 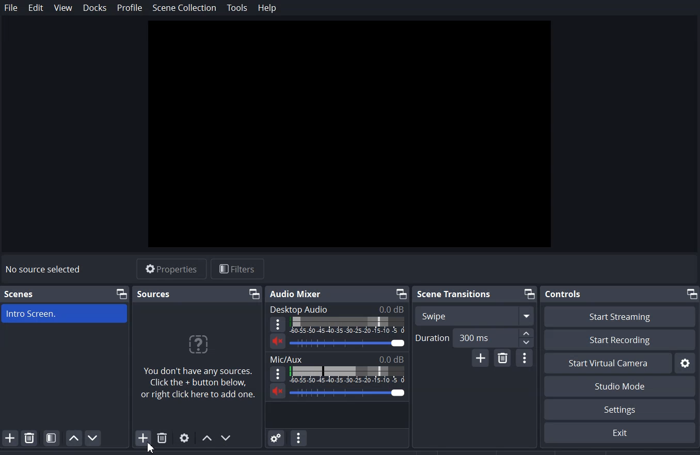 What do you see at coordinates (277, 437) in the screenshot?
I see `Advance audio properties` at bounding box center [277, 437].